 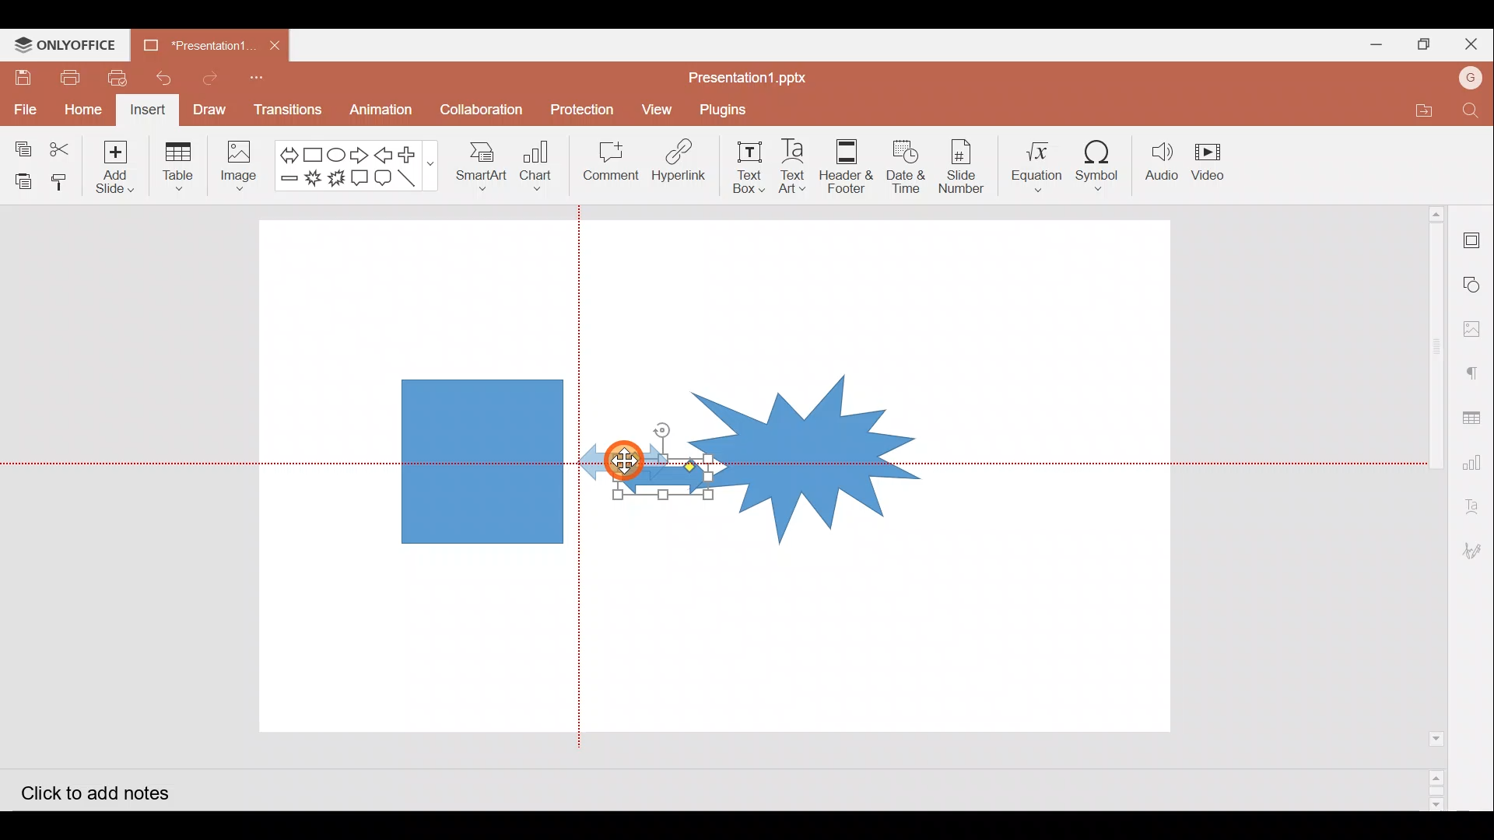 What do you see at coordinates (630, 457) in the screenshot?
I see `Cursor on left right arrow` at bounding box center [630, 457].